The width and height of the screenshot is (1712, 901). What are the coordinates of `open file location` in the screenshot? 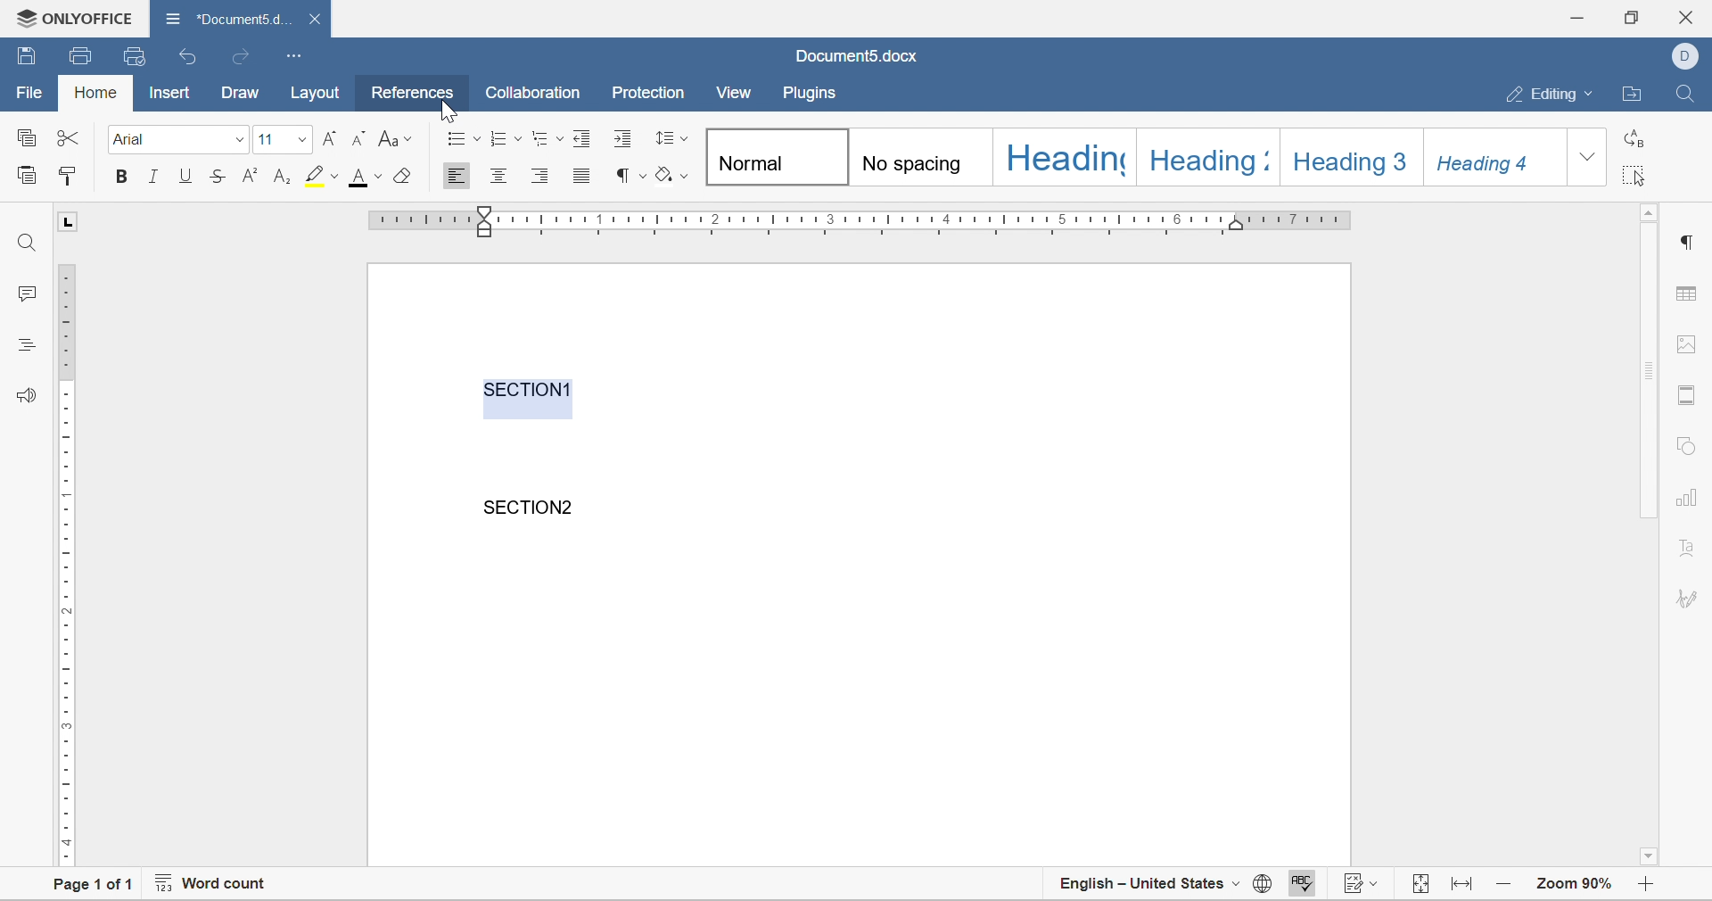 It's located at (1635, 95).